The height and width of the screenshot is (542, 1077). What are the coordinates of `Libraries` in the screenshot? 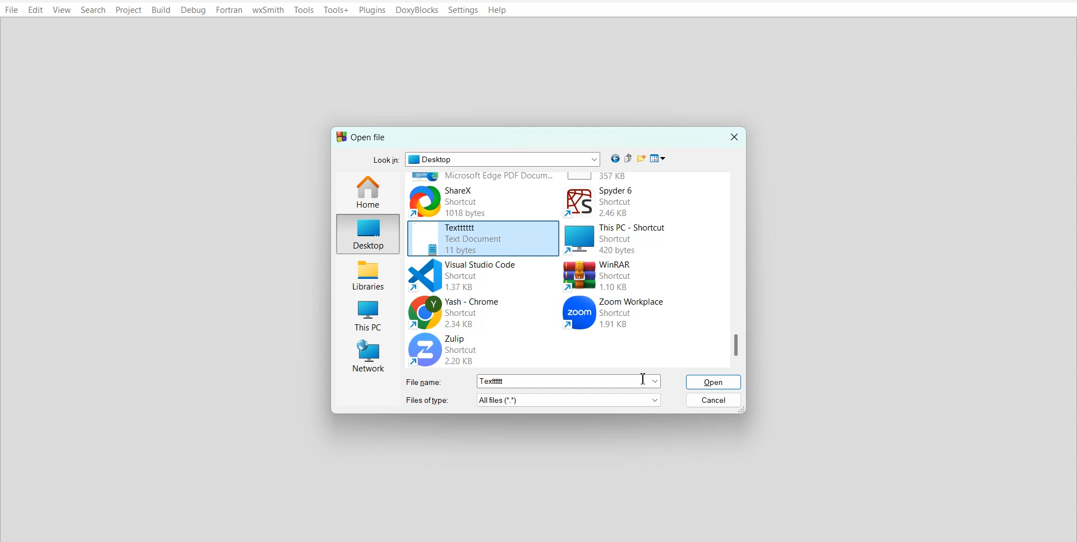 It's located at (365, 276).